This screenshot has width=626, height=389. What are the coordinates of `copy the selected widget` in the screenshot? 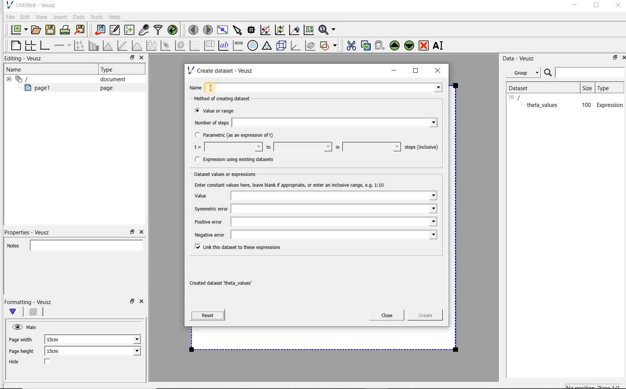 It's located at (366, 45).